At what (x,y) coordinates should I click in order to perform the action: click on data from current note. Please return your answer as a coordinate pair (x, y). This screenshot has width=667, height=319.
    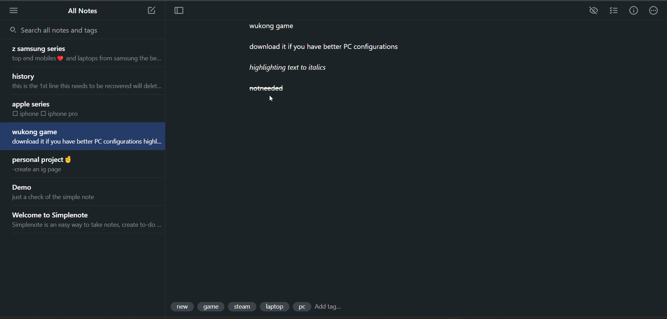
    Looking at the image, I should click on (336, 56).